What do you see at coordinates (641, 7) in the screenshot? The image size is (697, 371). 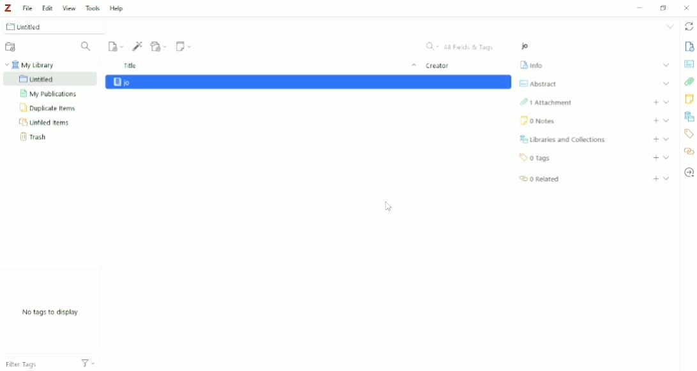 I see `Minimize` at bounding box center [641, 7].